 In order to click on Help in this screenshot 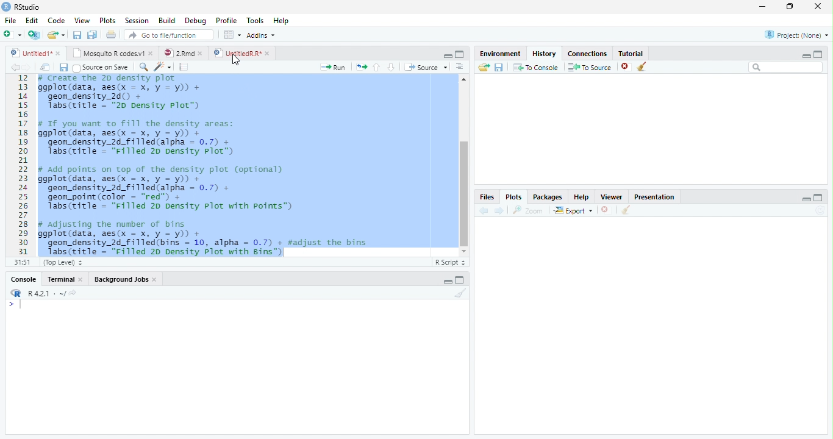, I will do `click(581, 198)`.